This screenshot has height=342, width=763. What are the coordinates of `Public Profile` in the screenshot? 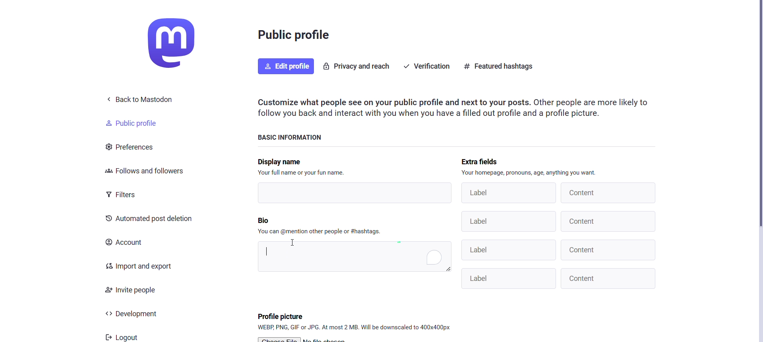 It's located at (295, 37).